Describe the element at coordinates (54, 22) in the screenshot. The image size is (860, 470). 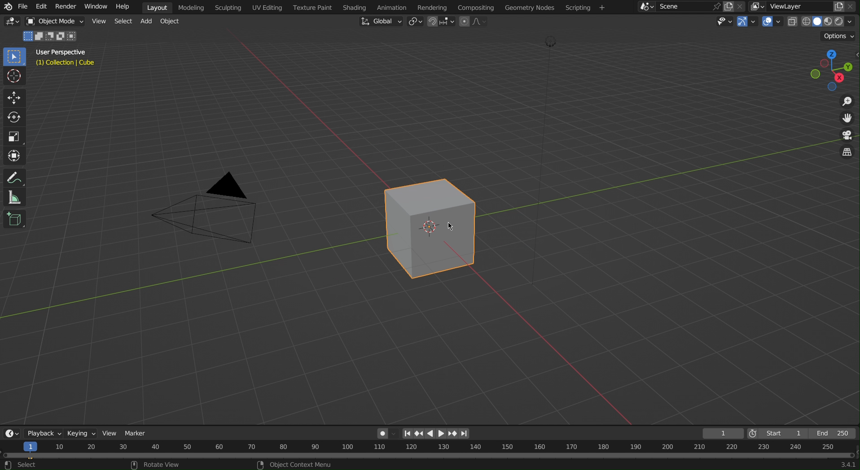
I see `Object Mode` at that location.